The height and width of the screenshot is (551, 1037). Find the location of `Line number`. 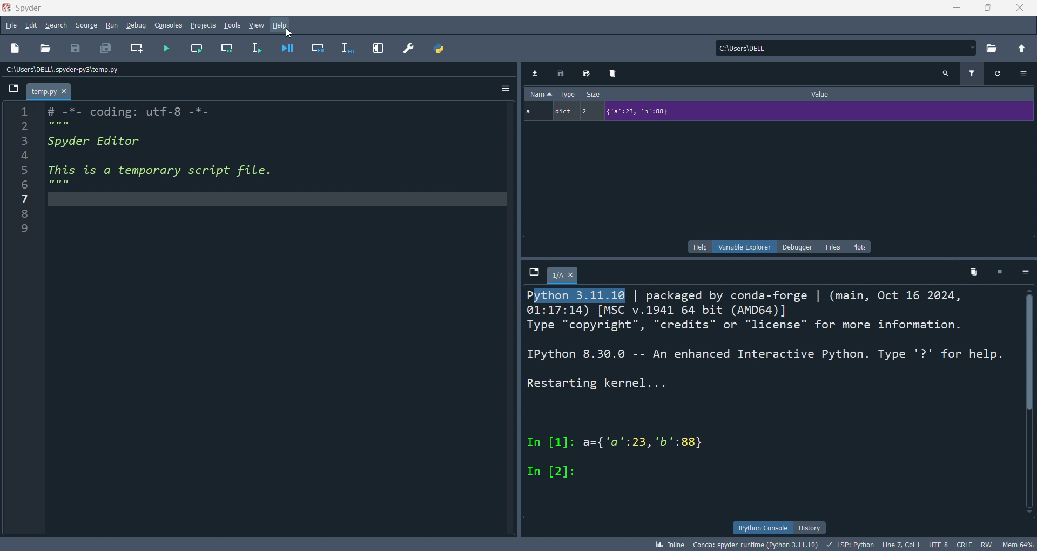

Line number is located at coordinates (25, 171).